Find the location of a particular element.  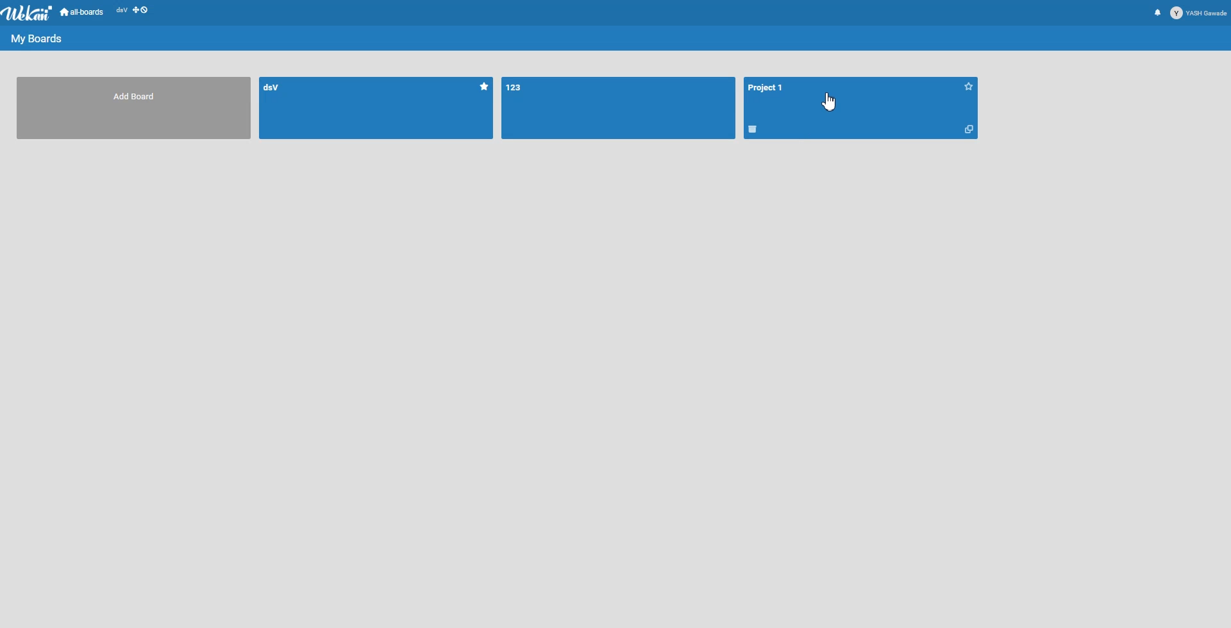

Profile is located at coordinates (1199, 13).